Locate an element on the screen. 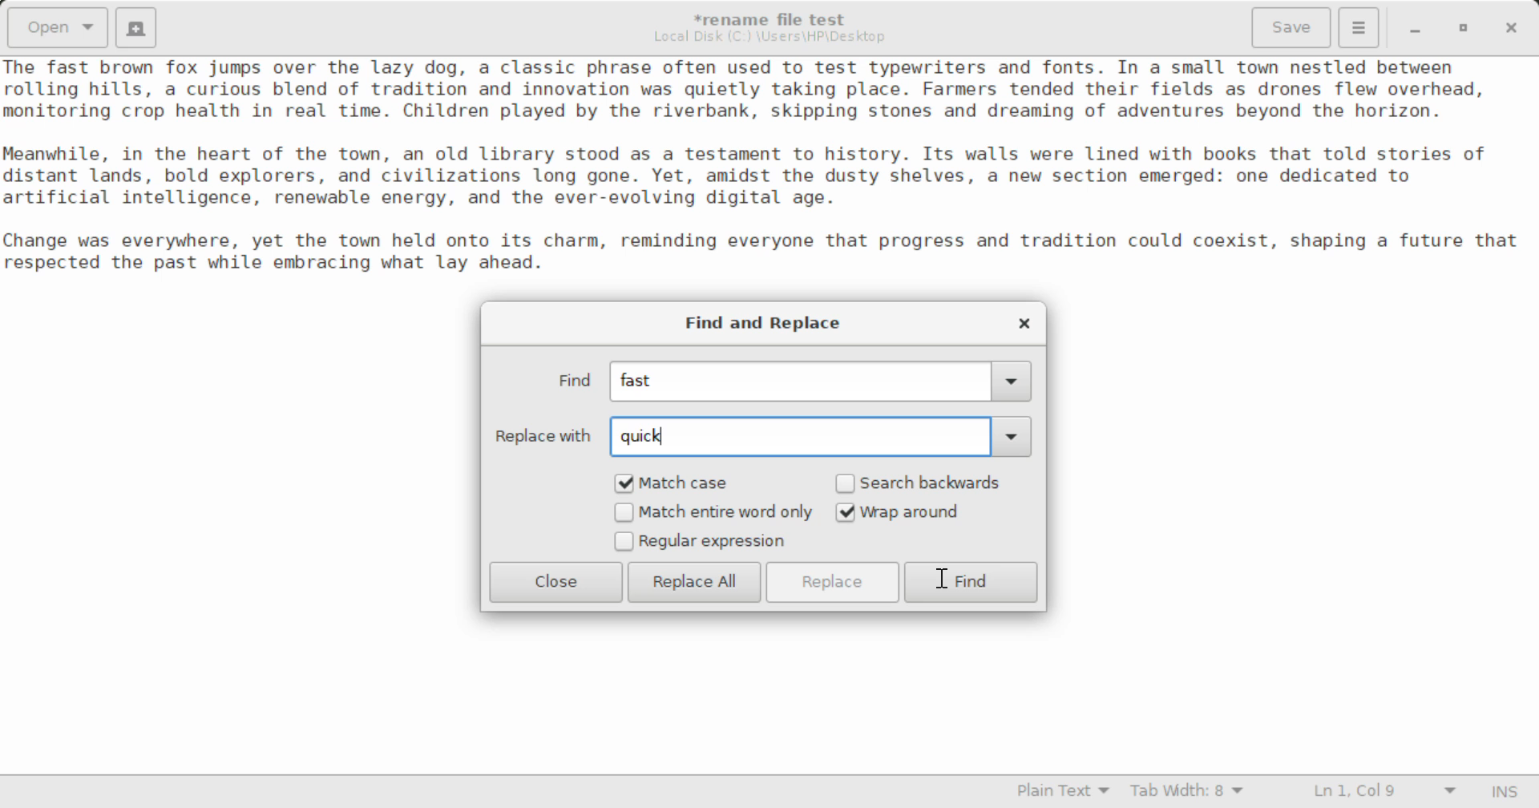 The image size is (1539, 808). Match Case is located at coordinates (683, 483).